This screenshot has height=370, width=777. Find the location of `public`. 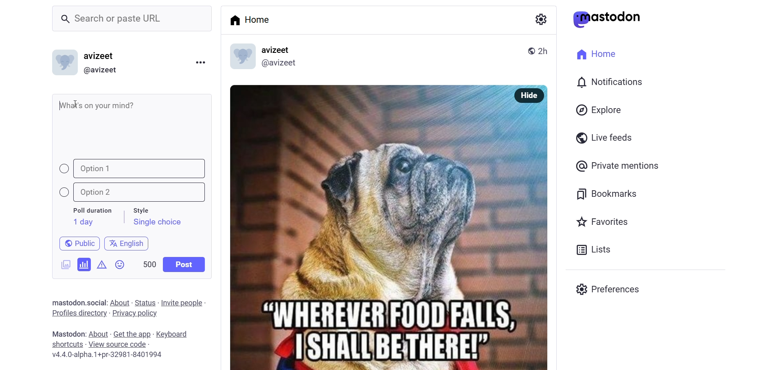

public is located at coordinates (76, 243).